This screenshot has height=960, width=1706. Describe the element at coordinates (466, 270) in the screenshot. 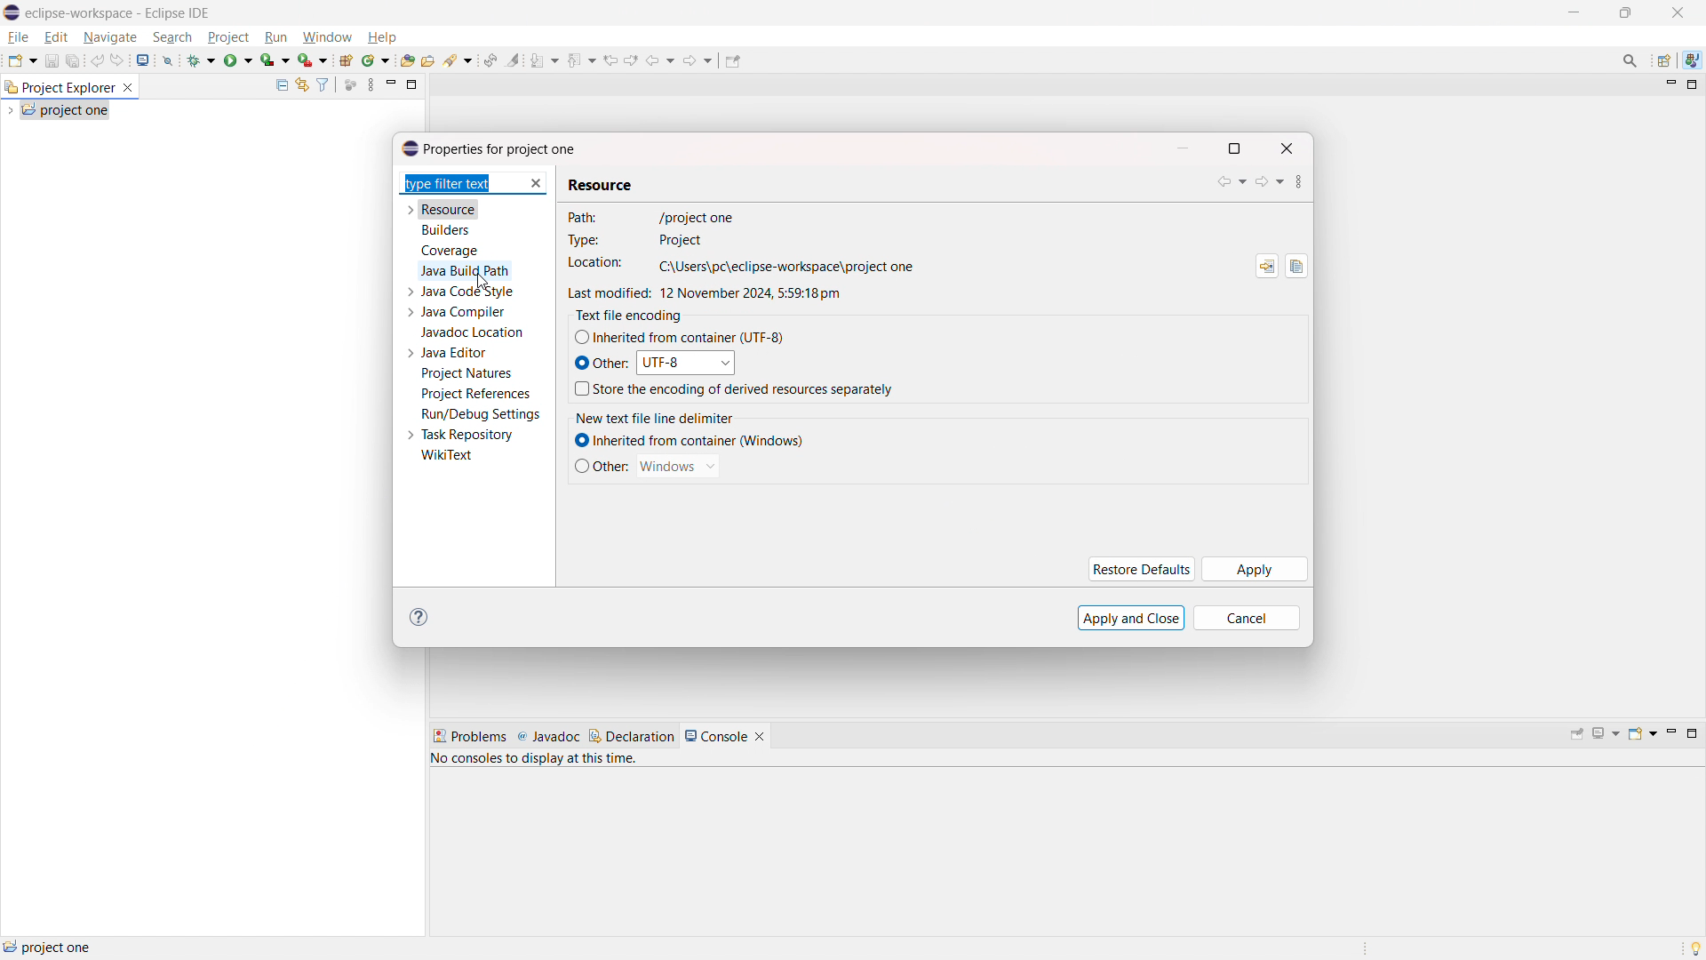

I see `java build path` at that location.